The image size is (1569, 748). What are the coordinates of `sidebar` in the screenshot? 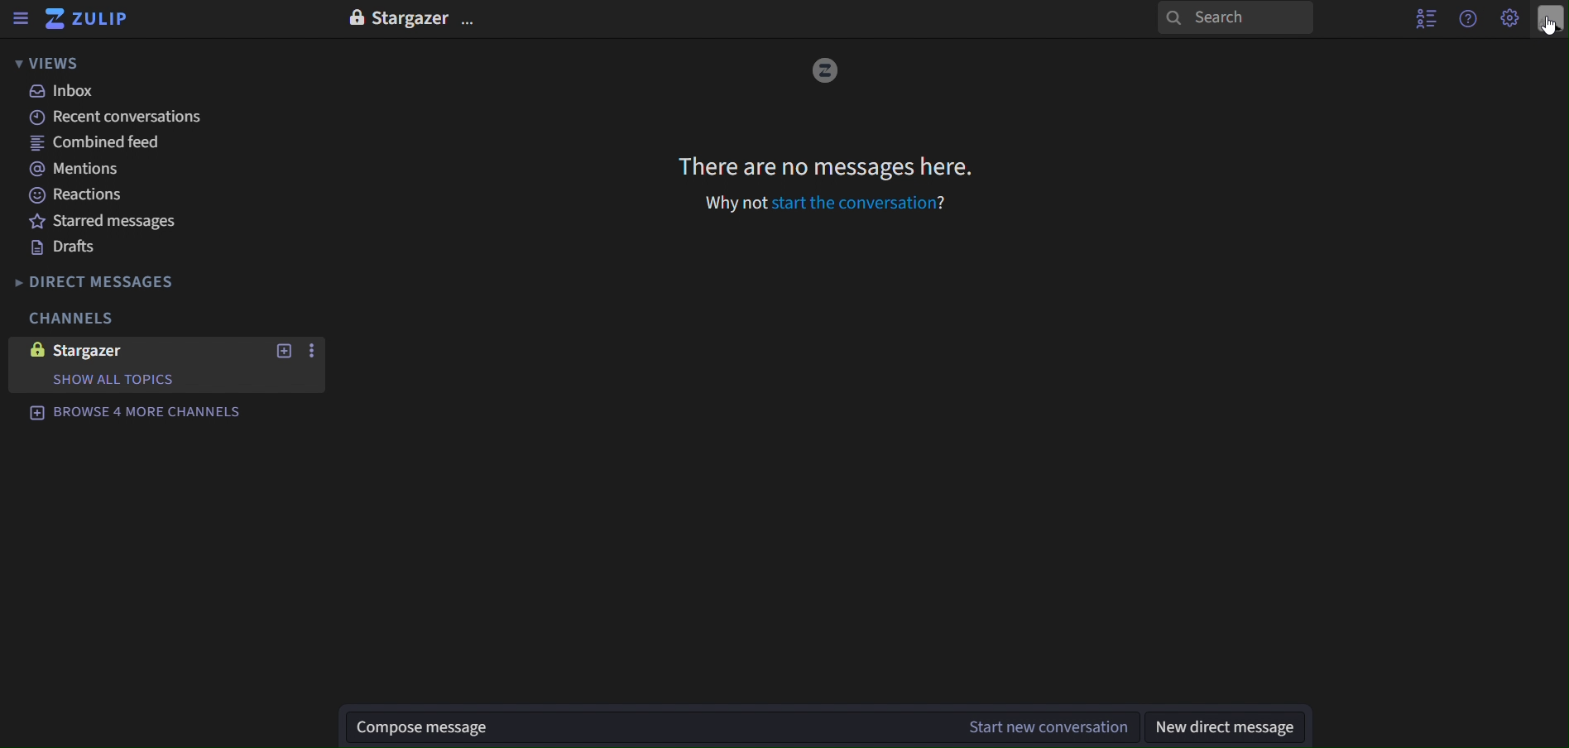 It's located at (22, 19).